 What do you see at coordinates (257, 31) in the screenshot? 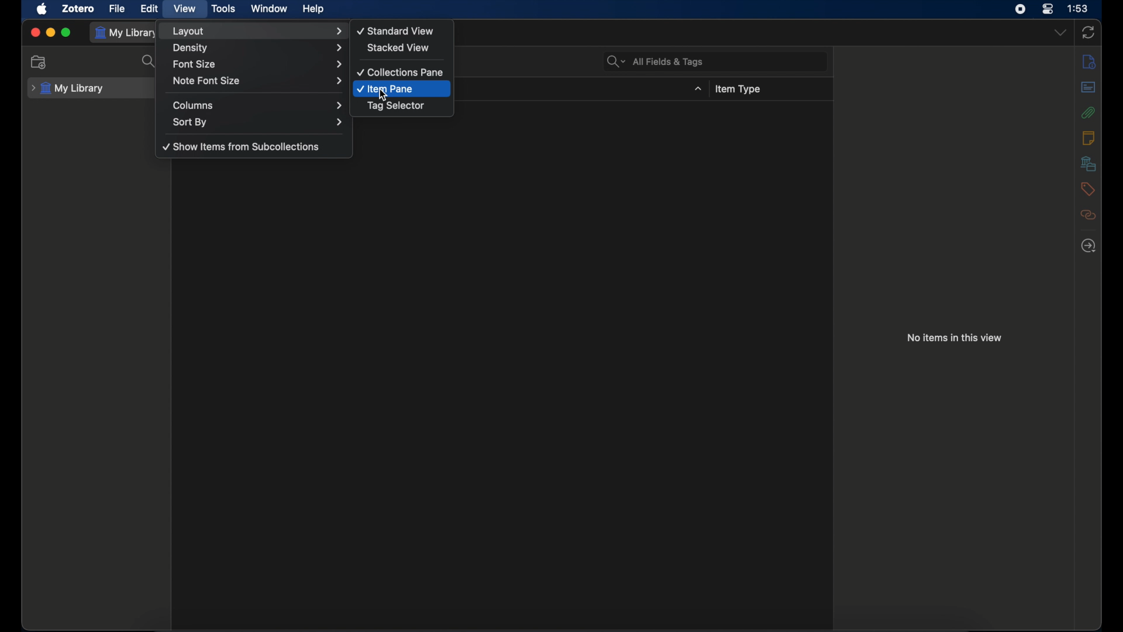
I see `layout` at bounding box center [257, 31].